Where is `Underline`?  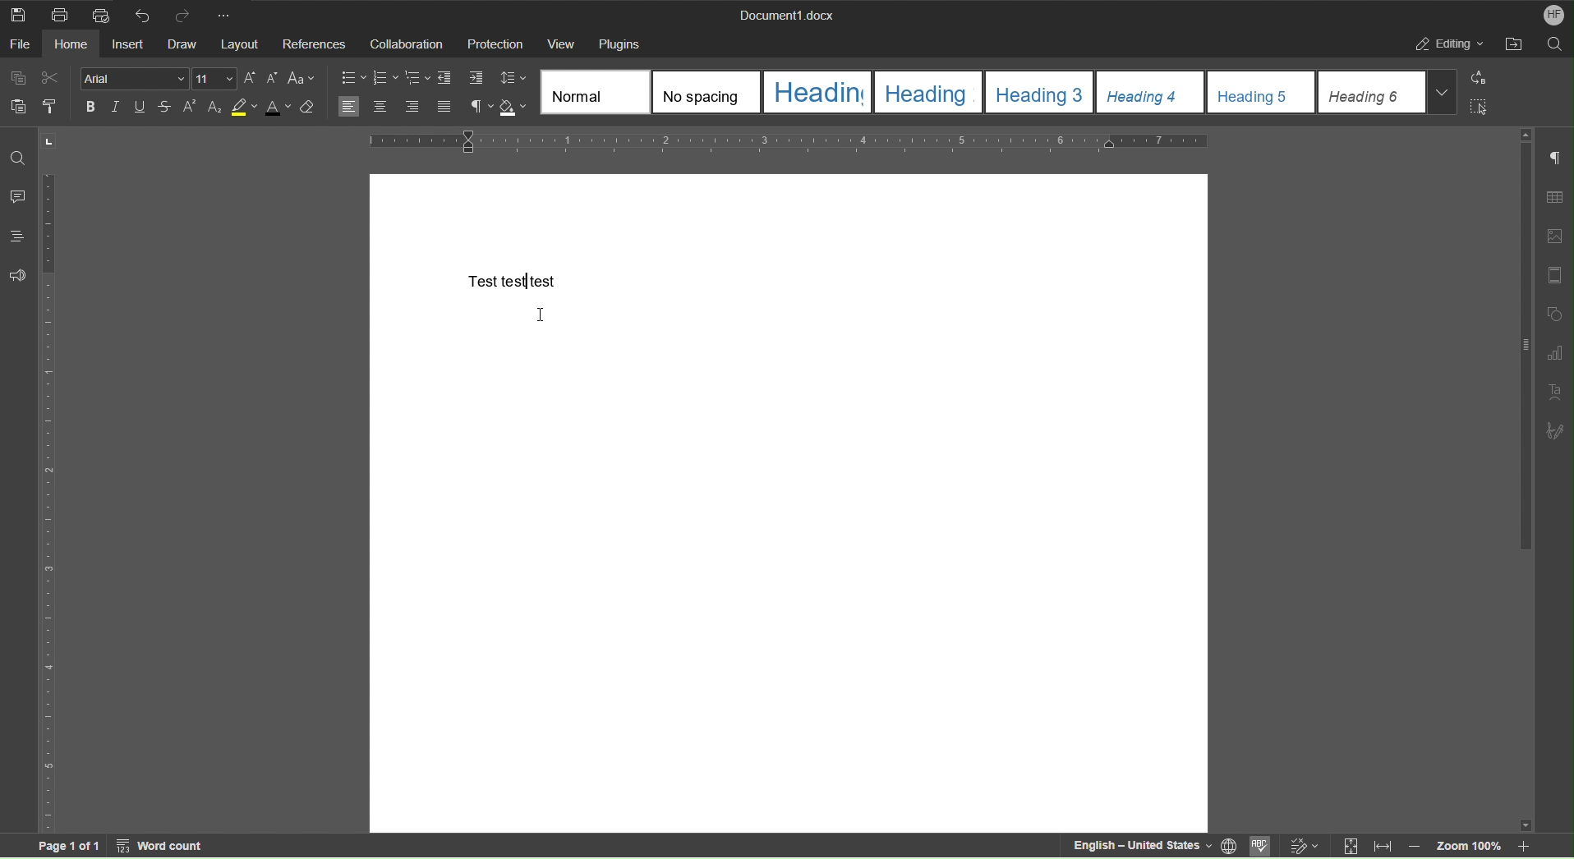
Underline is located at coordinates (143, 108).